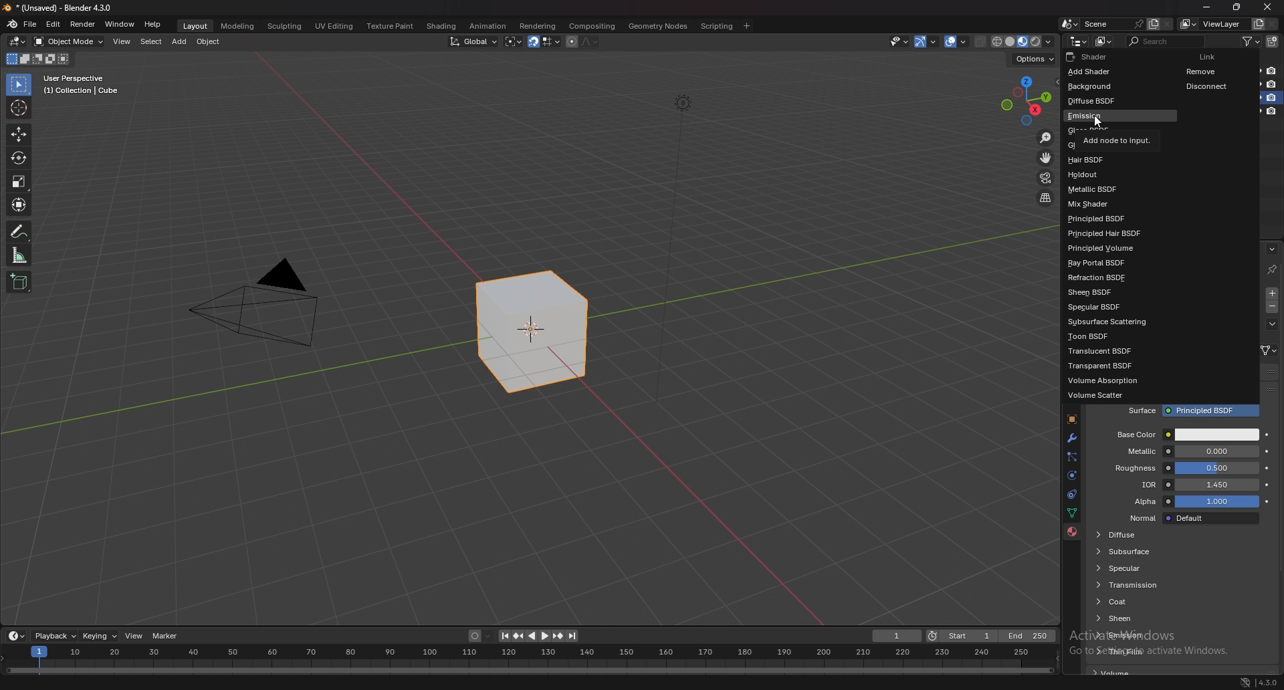  Describe the element at coordinates (55, 24) in the screenshot. I see `edit` at that location.